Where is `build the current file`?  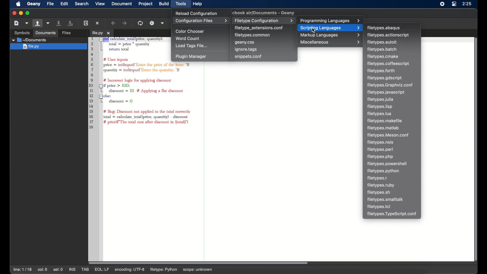 build the current file is located at coordinates (152, 23).